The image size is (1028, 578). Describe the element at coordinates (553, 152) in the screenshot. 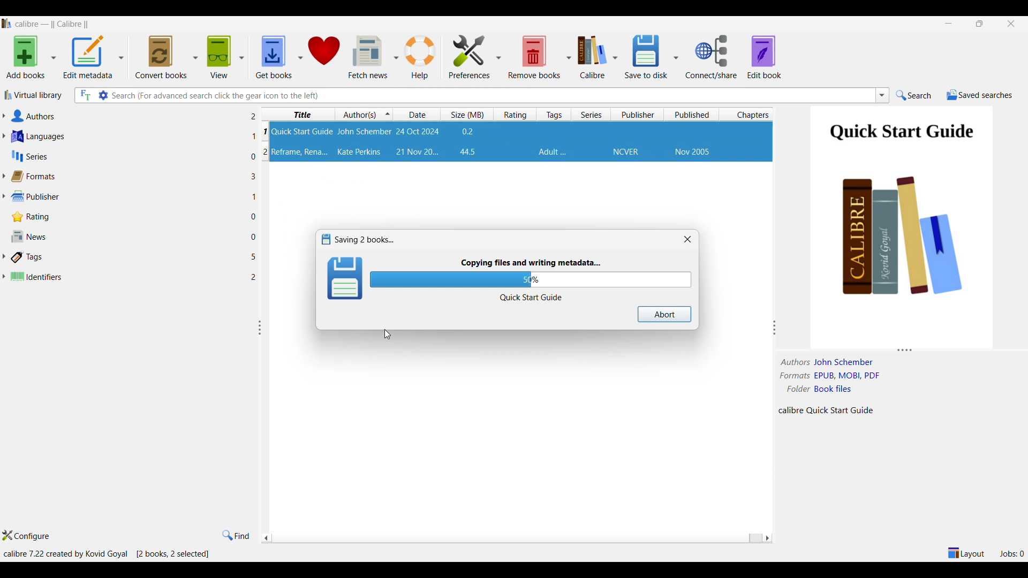

I see `Tags` at that location.